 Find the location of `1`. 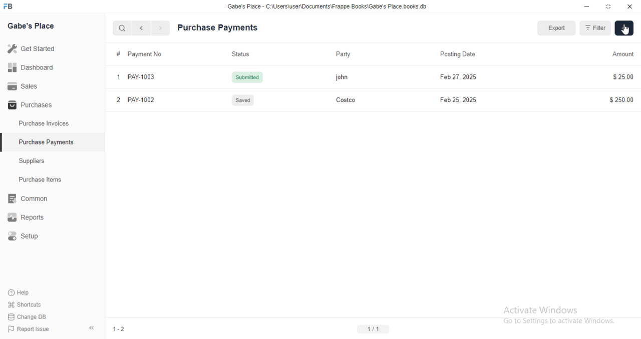

1 is located at coordinates (118, 77).